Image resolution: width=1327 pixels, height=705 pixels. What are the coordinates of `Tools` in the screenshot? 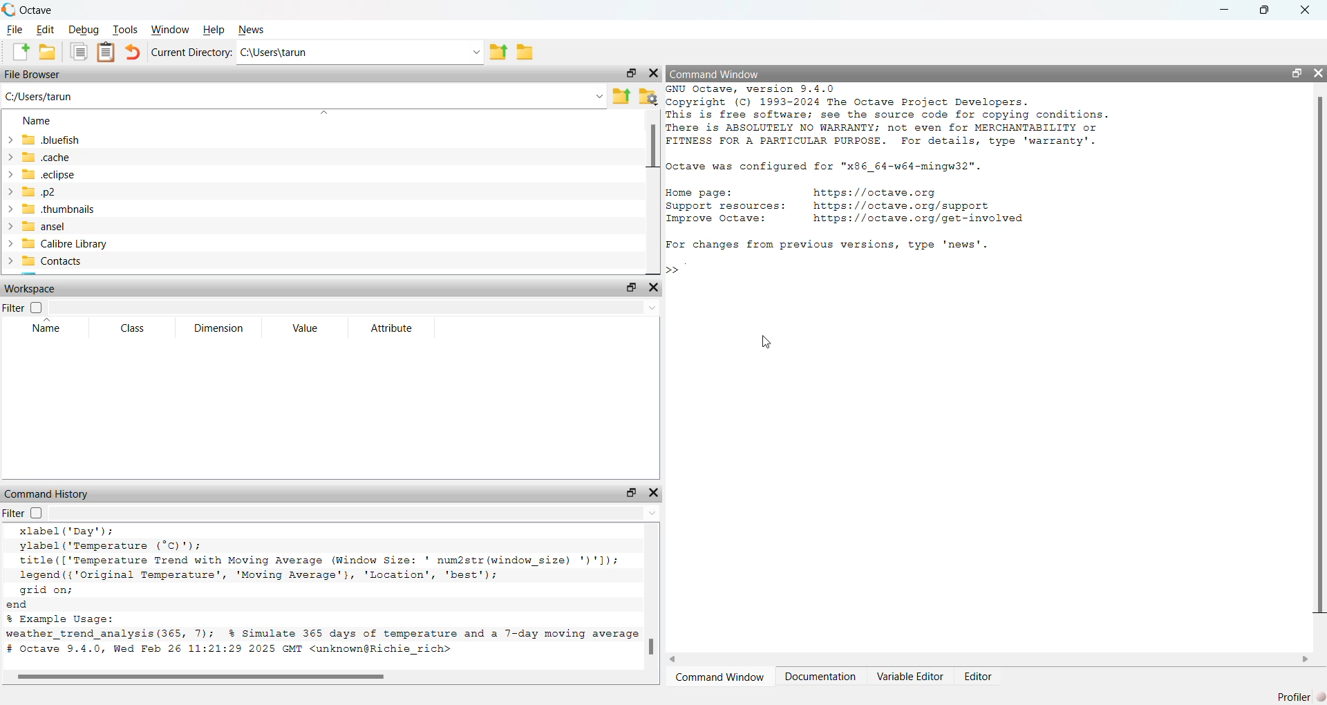 It's located at (124, 29).